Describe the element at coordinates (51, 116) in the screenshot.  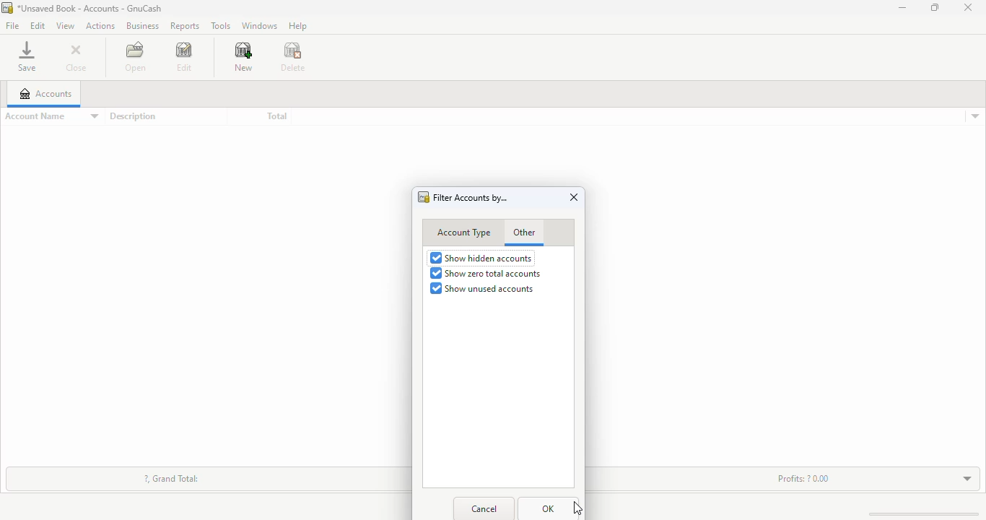
I see `account name` at that location.